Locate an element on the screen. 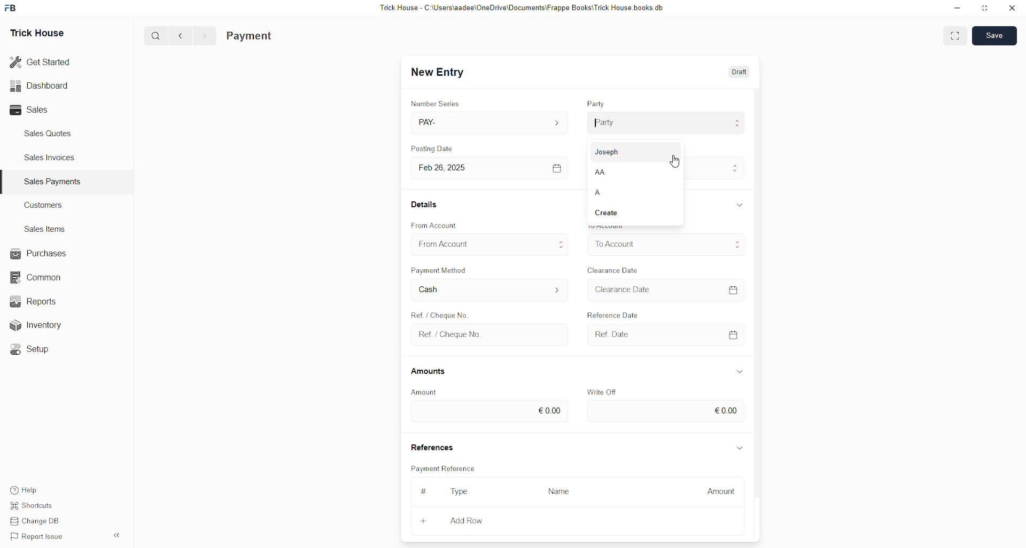 This screenshot has height=548, width=1026. Payment Method is located at coordinates (440, 270).